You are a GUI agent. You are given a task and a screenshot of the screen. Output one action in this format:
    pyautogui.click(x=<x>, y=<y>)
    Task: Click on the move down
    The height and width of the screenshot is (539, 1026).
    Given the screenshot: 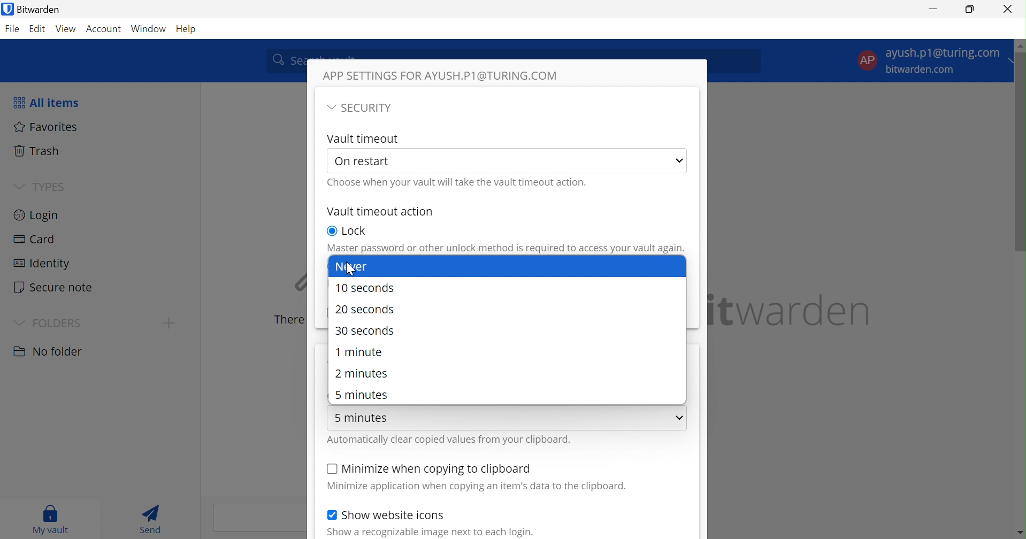 What is the action you would take?
    pyautogui.click(x=1020, y=534)
    